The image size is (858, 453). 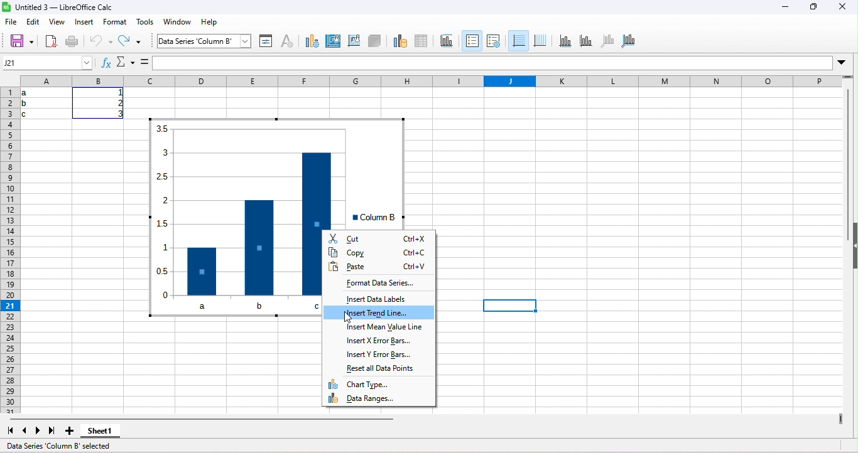 What do you see at coordinates (8, 250) in the screenshot?
I see `rows` at bounding box center [8, 250].